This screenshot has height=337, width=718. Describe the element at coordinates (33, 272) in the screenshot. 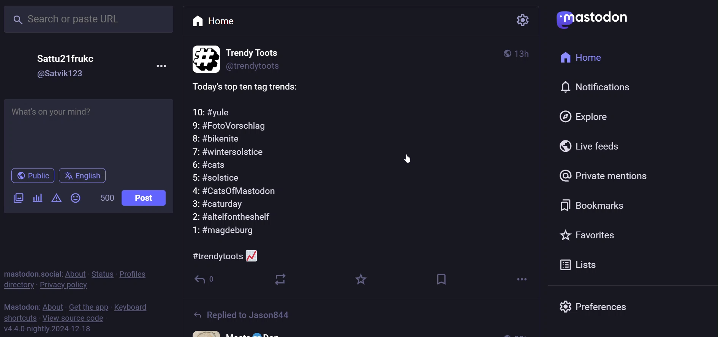

I see `mastodon social` at that location.